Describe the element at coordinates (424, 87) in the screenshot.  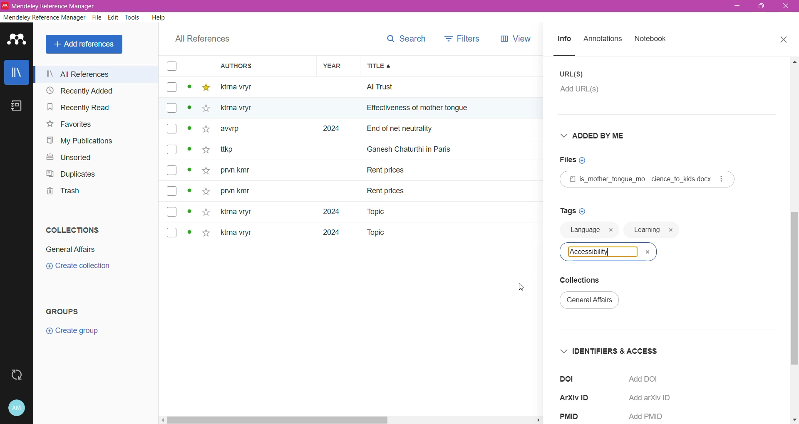
I see `all trust` at that location.